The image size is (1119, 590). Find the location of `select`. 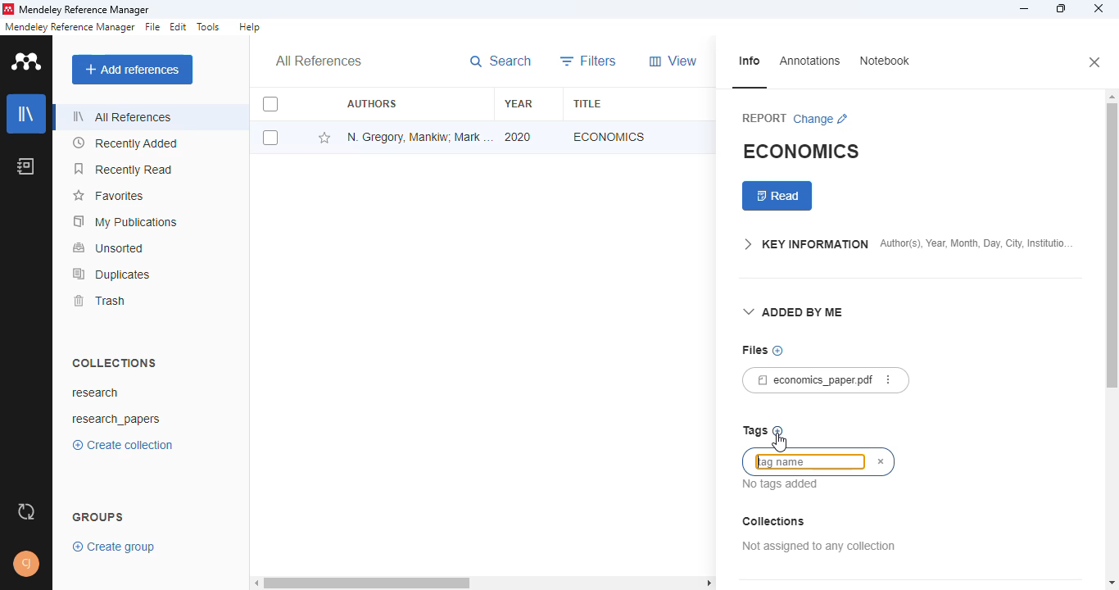

select is located at coordinates (270, 138).